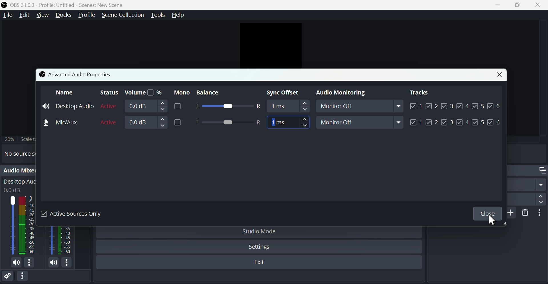  What do you see at coordinates (122, 15) in the screenshot?
I see `Scene collection` at bounding box center [122, 15].